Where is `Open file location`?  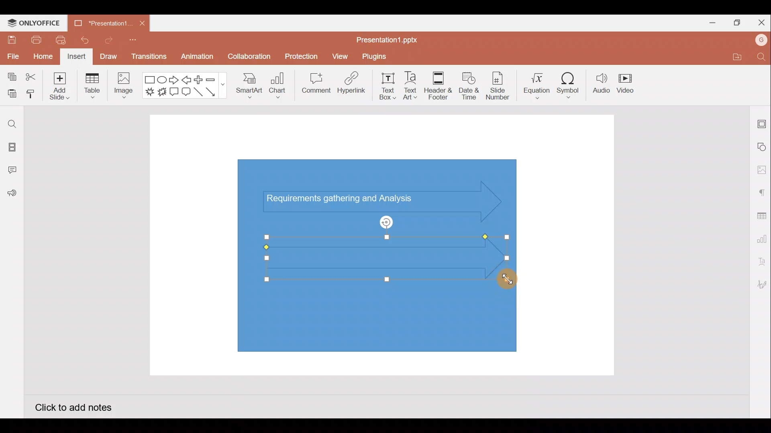 Open file location is located at coordinates (736, 57).